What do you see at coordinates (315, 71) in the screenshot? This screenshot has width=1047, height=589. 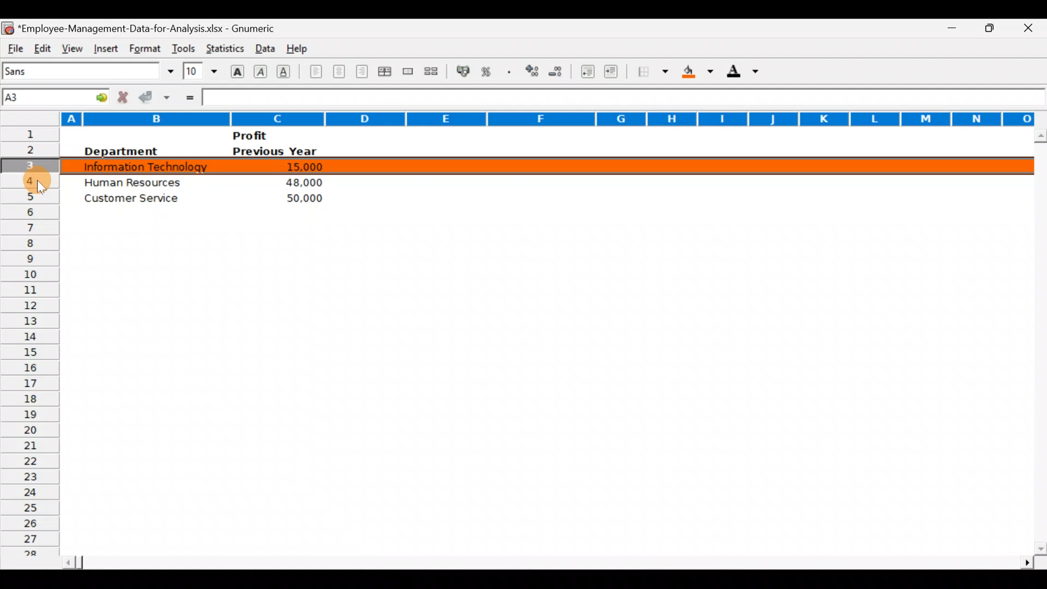 I see `Align left` at bounding box center [315, 71].